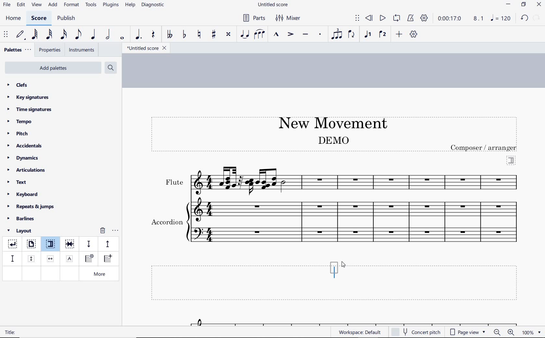 This screenshot has width=545, height=338. What do you see at coordinates (511, 160) in the screenshot?
I see `section break` at bounding box center [511, 160].